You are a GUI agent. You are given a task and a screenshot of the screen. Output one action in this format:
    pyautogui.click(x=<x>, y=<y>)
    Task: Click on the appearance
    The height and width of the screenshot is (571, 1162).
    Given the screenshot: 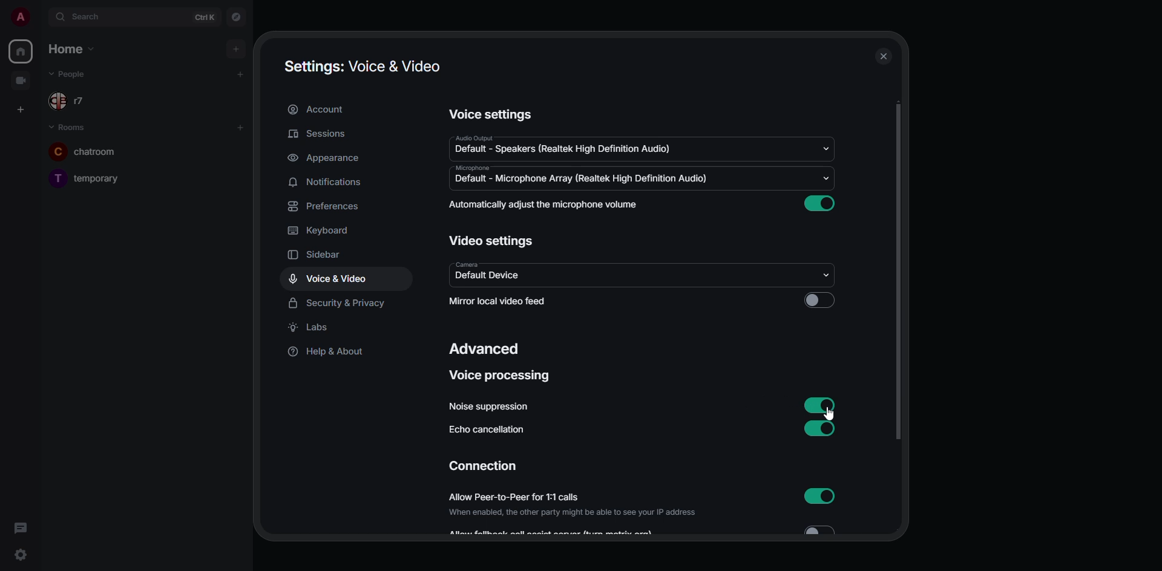 What is the action you would take?
    pyautogui.click(x=324, y=158)
    